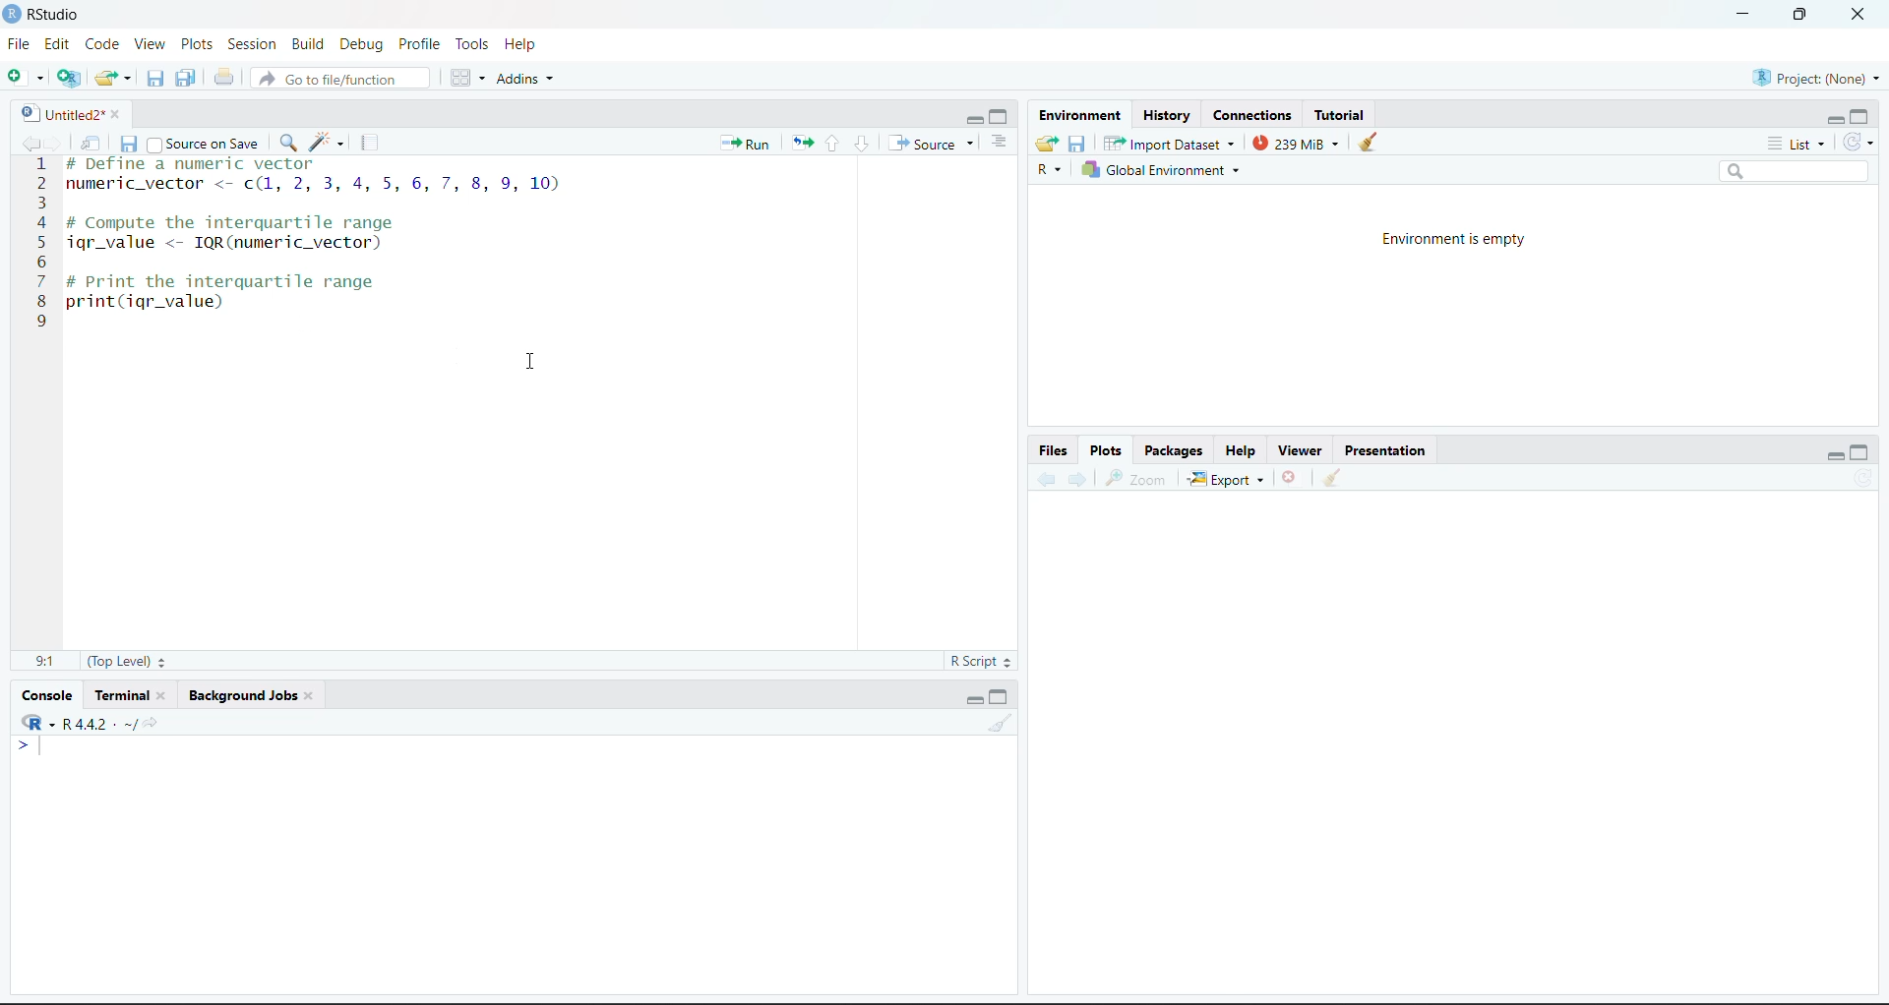  What do you see at coordinates (131, 695) in the screenshot?
I see `Terminal` at bounding box center [131, 695].